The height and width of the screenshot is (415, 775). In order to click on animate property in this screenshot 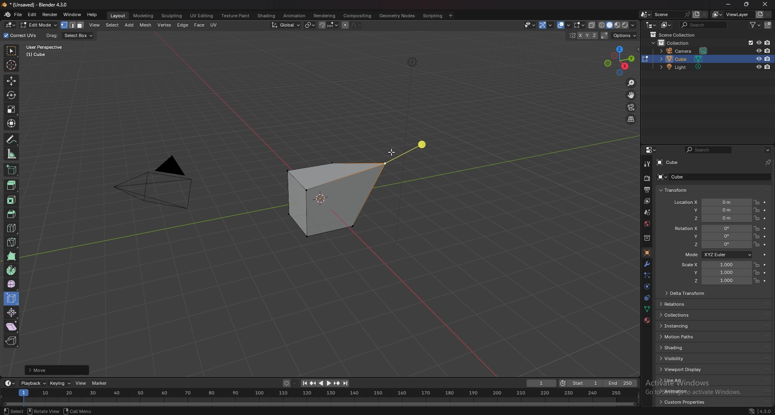, I will do `click(765, 211)`.